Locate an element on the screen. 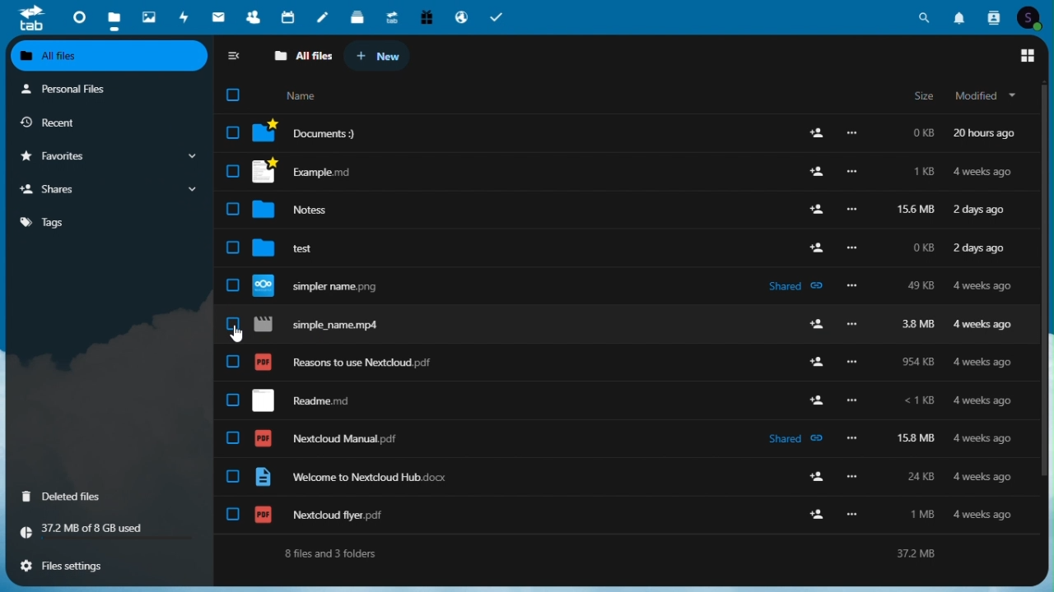 Image resolution: width=1054 pixels, height=592 pixels. Contacts is located at coordinates (992, 17).